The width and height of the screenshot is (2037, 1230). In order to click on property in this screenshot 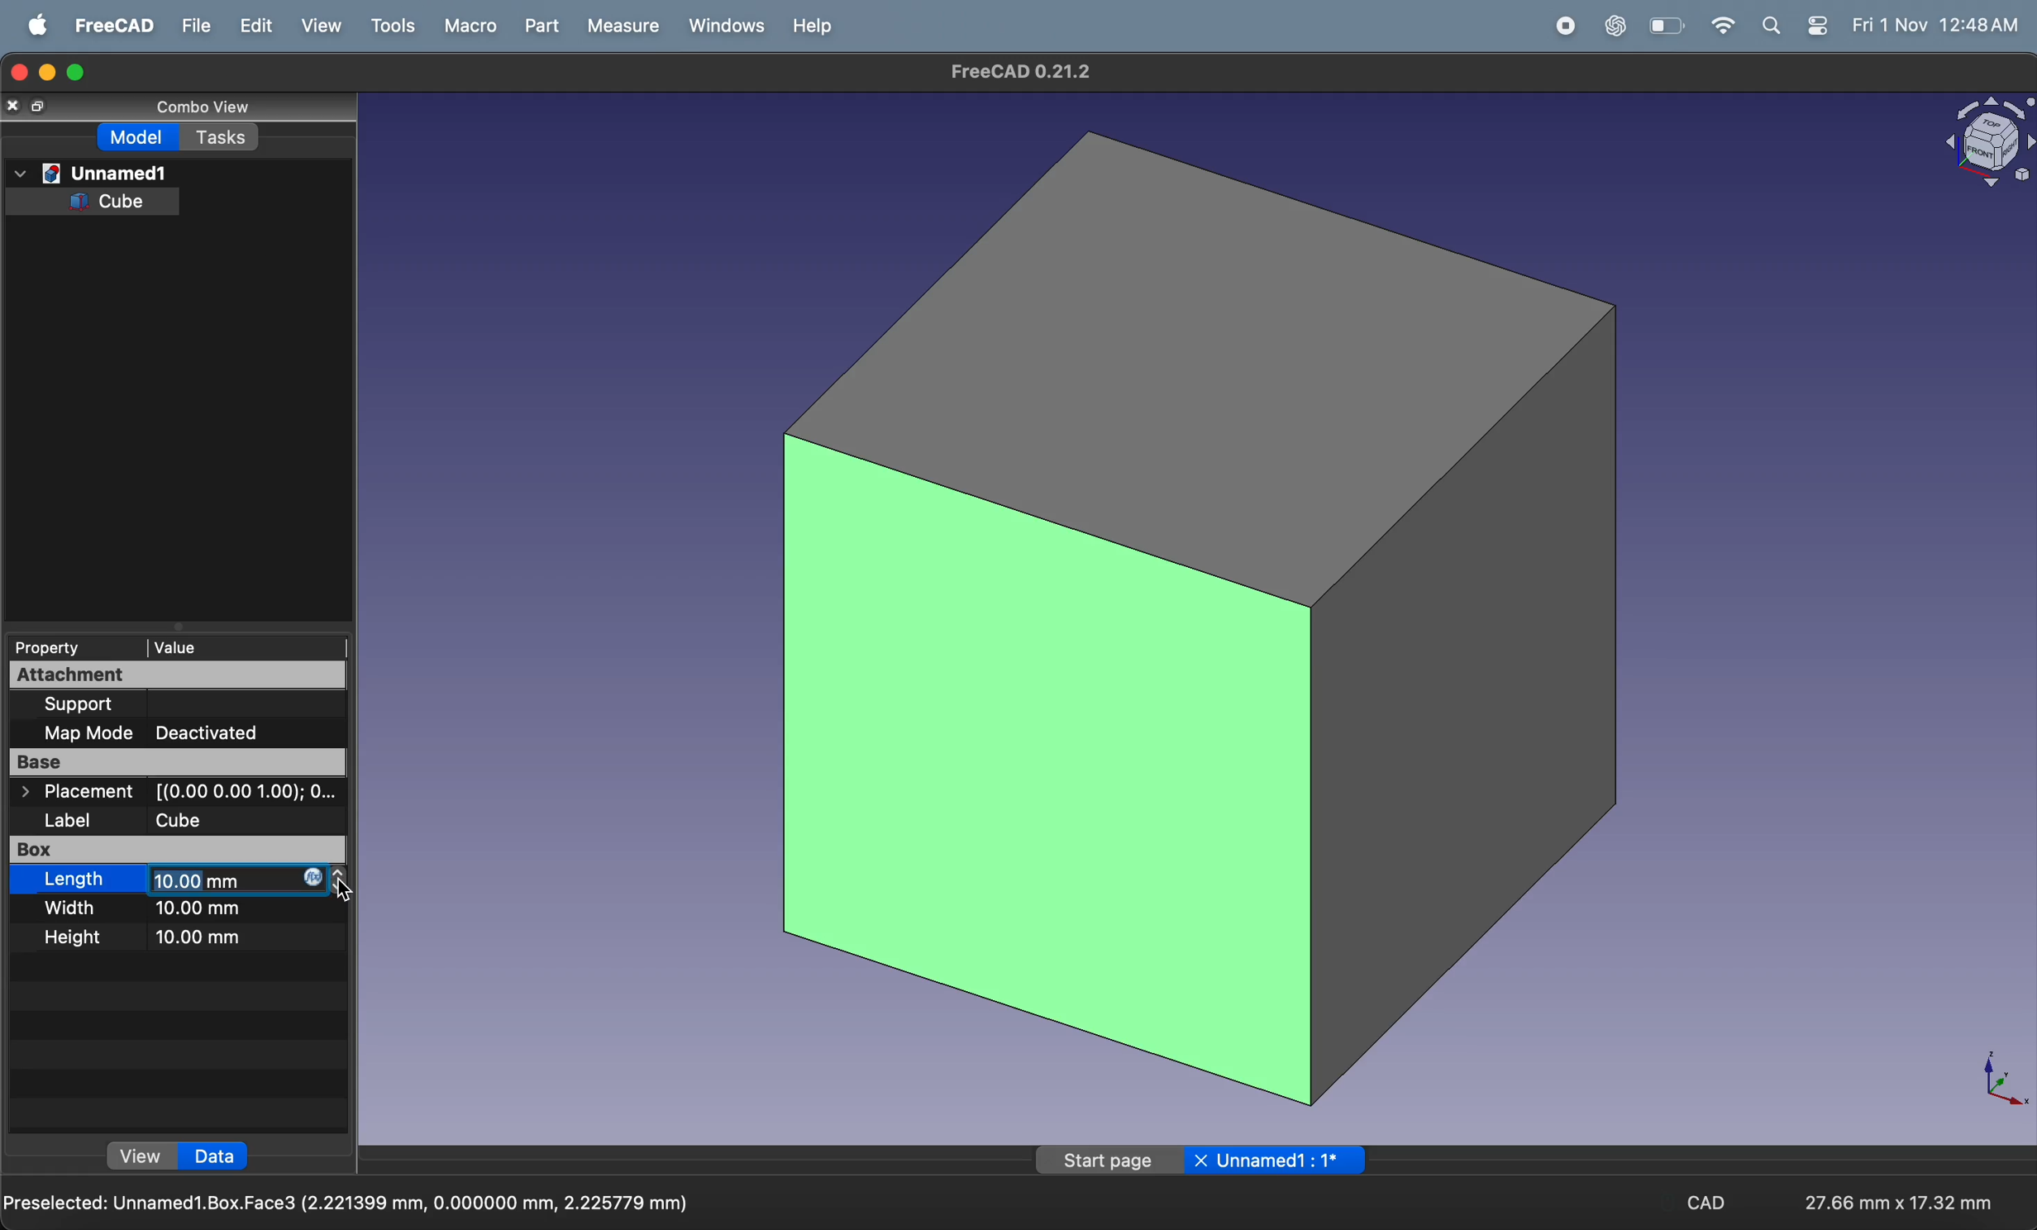, I will do `click(55, 647)`.